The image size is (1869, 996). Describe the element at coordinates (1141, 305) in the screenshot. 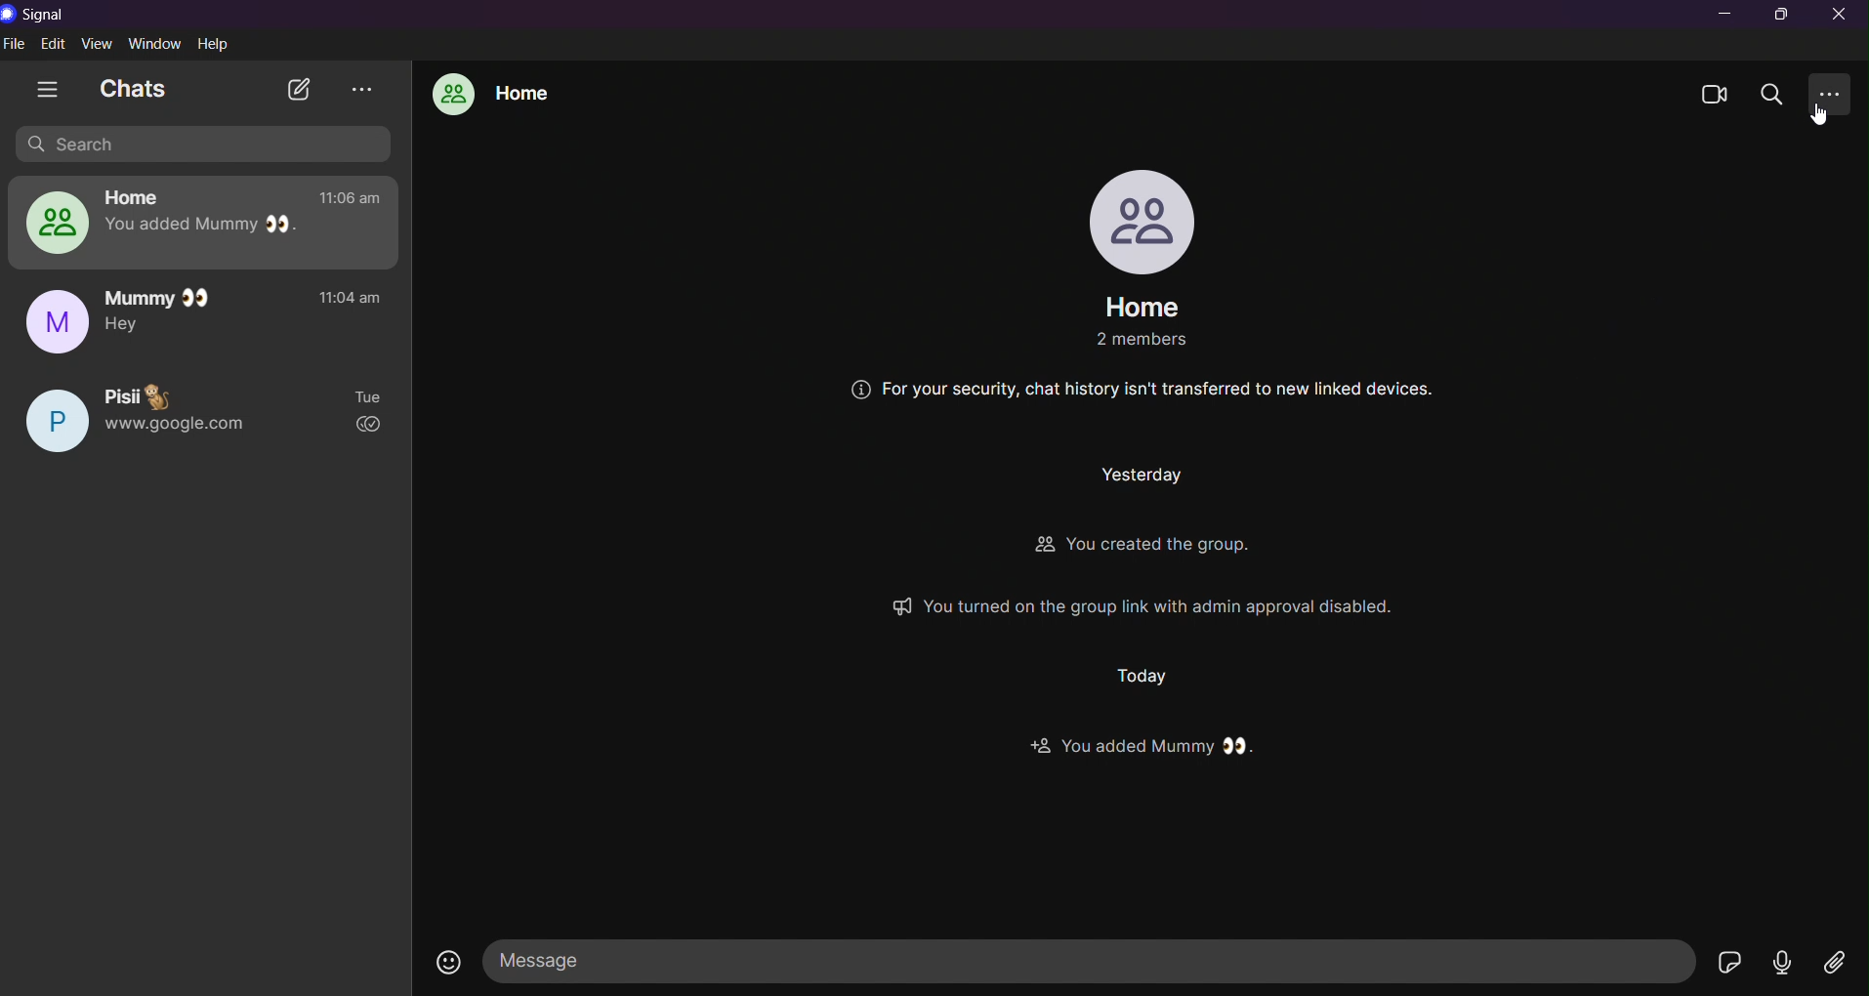

I see `group name` at that location.